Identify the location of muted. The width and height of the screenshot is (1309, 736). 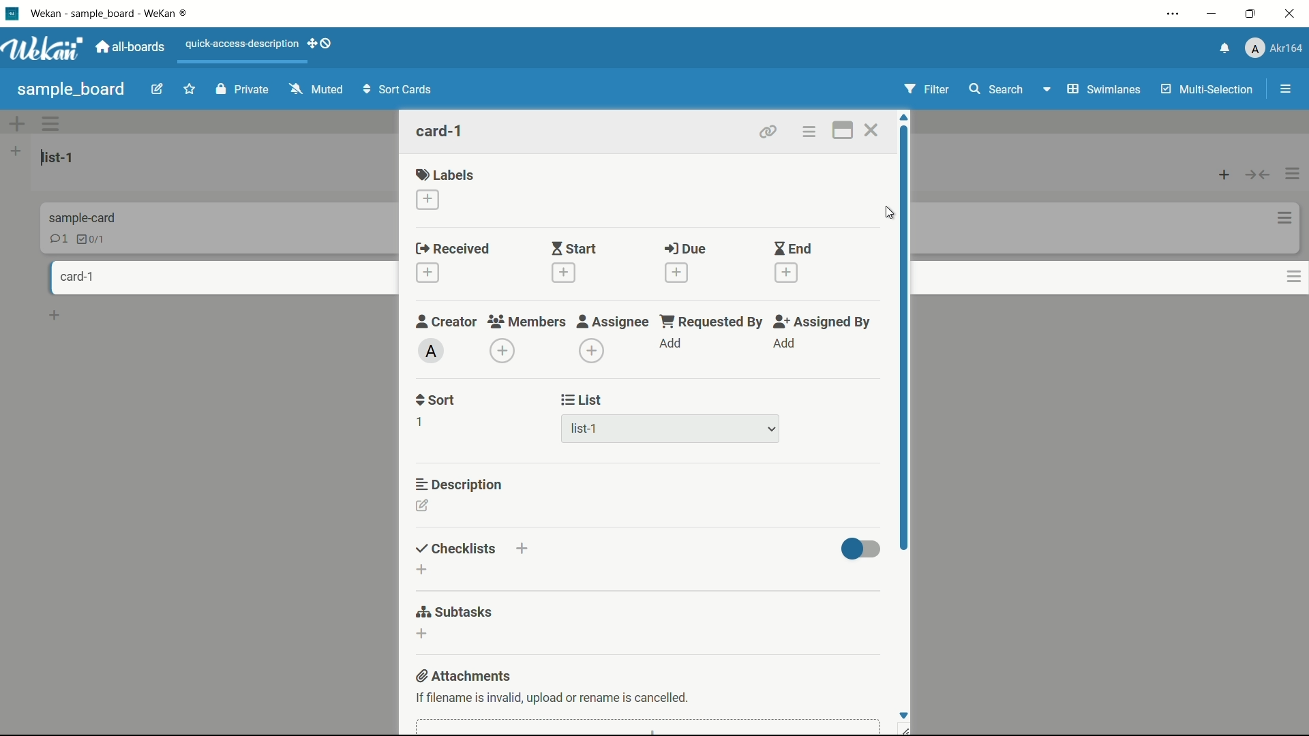
(316, 93).